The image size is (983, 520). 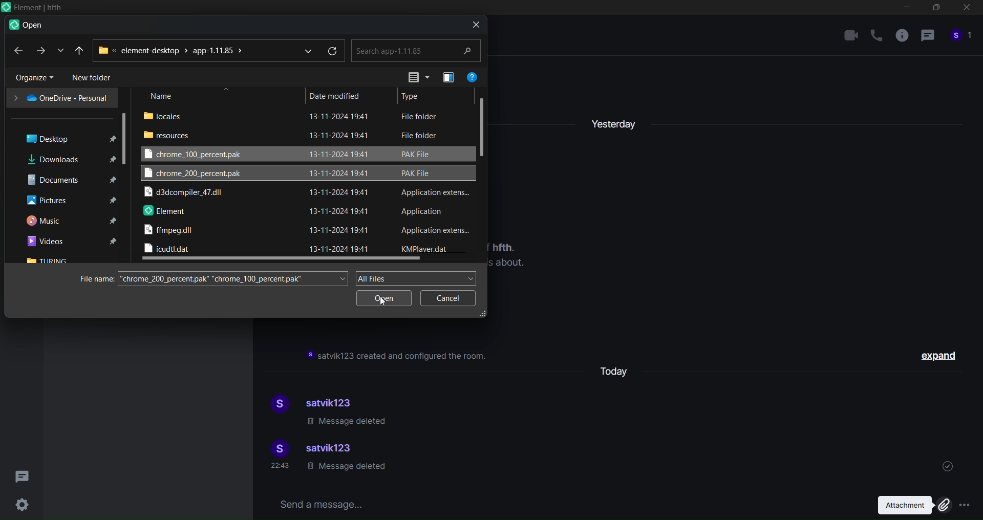 What do you see at coordinates (69, 221) in the screenshot?
I see `music` at bounding box center [69, 221].